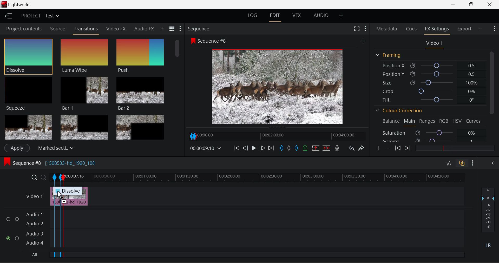 The width and height of the screenshot is (499, 263). Describe the element at coordinates (54, 147) in the screenshot. I see `Centered here` at that location.